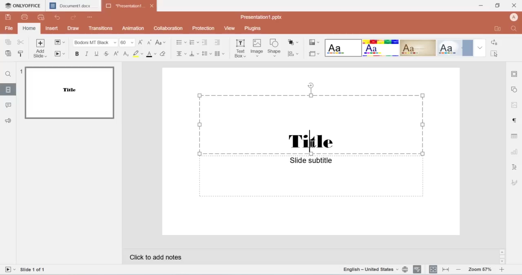 This screenshot has width=522, height=275. Describe the element at coordinates (502, 270) in the screenshot. I see `increase` at that location.